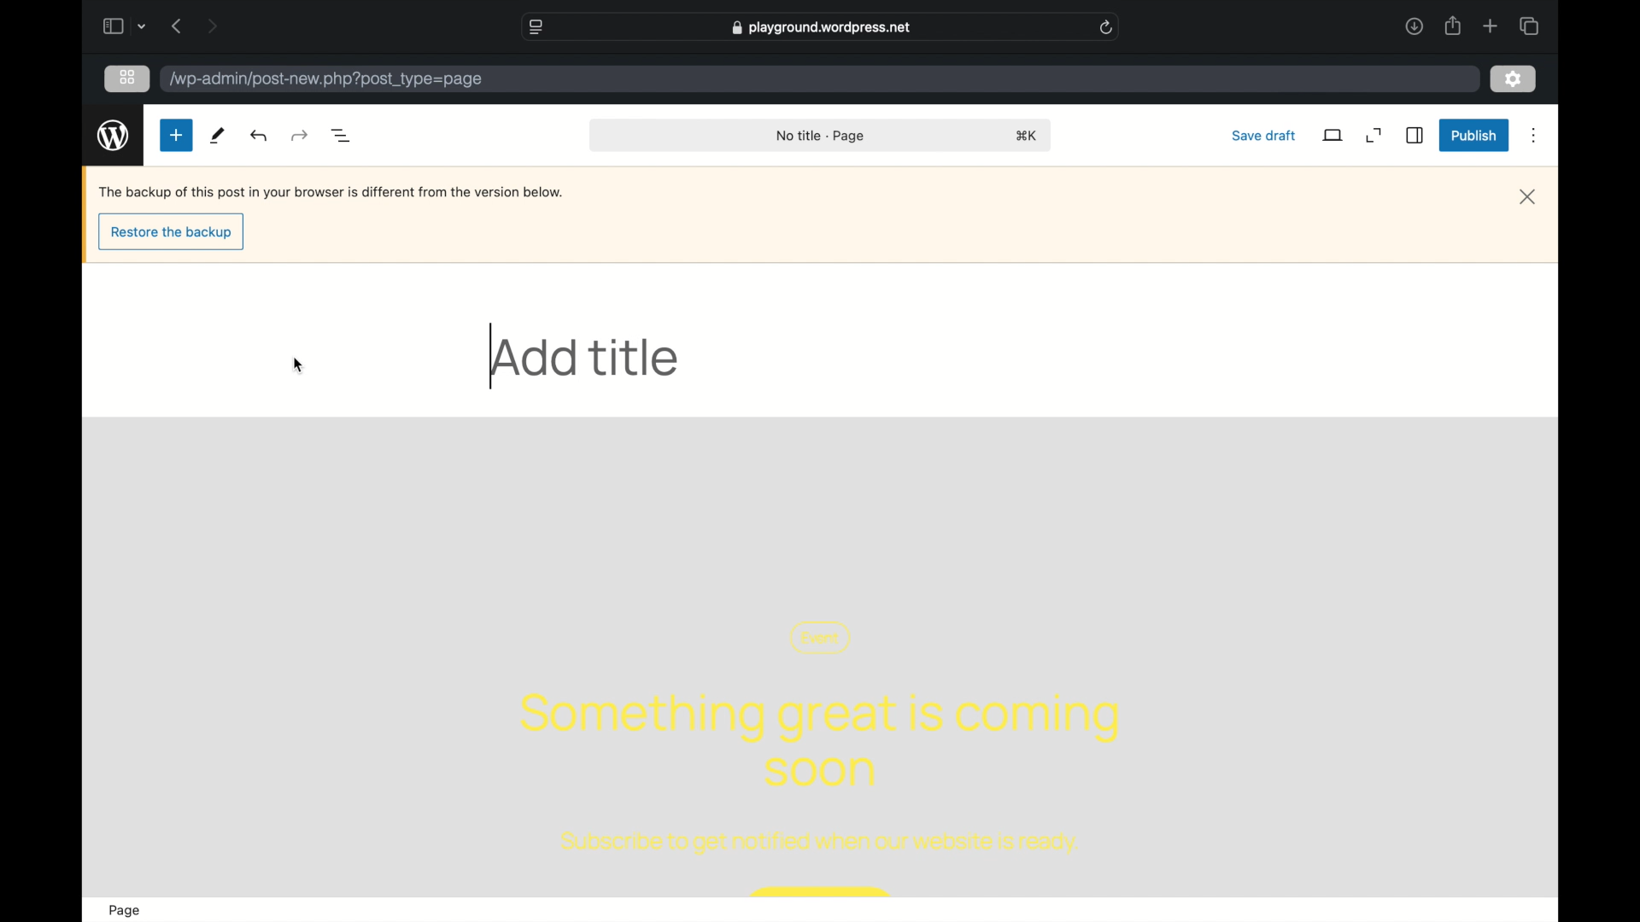  Describe the element at coordinates (217, 136) in the screenshot. I see `tools` at that location.